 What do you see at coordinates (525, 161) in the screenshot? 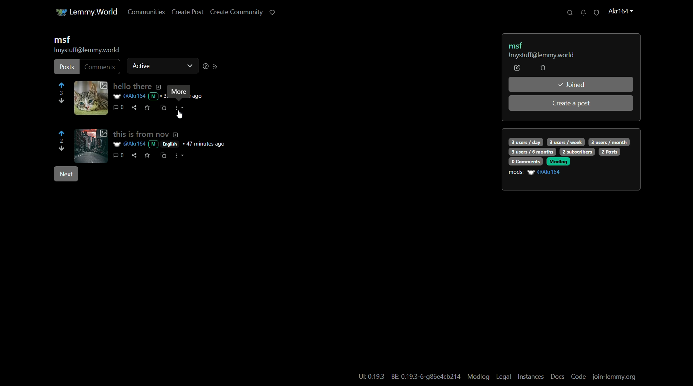
I see `0 comments` at bounding box center [525, 161].